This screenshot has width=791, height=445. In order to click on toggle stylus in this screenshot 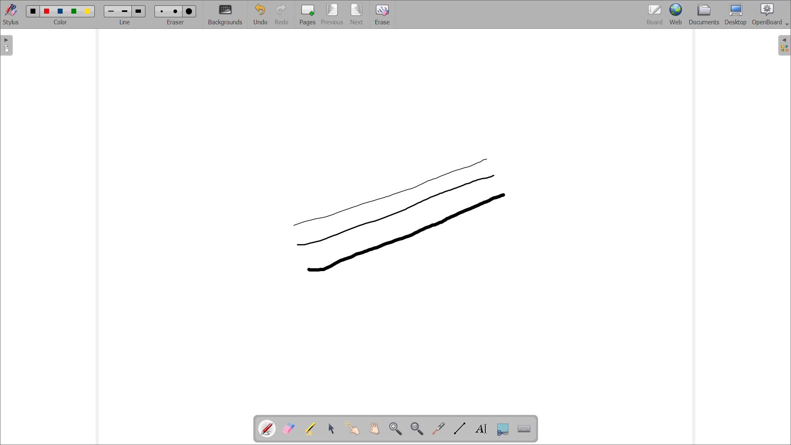, I will do `click(11, 14)`.